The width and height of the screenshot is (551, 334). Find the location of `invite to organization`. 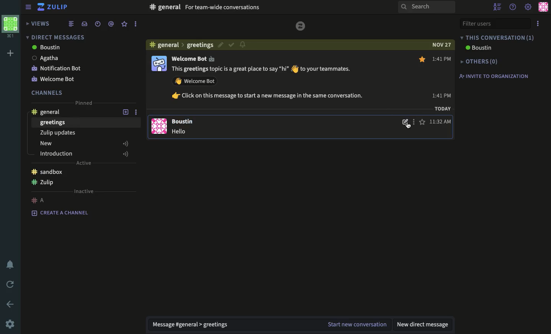

invite to organization is located at coordinates (494, 76).